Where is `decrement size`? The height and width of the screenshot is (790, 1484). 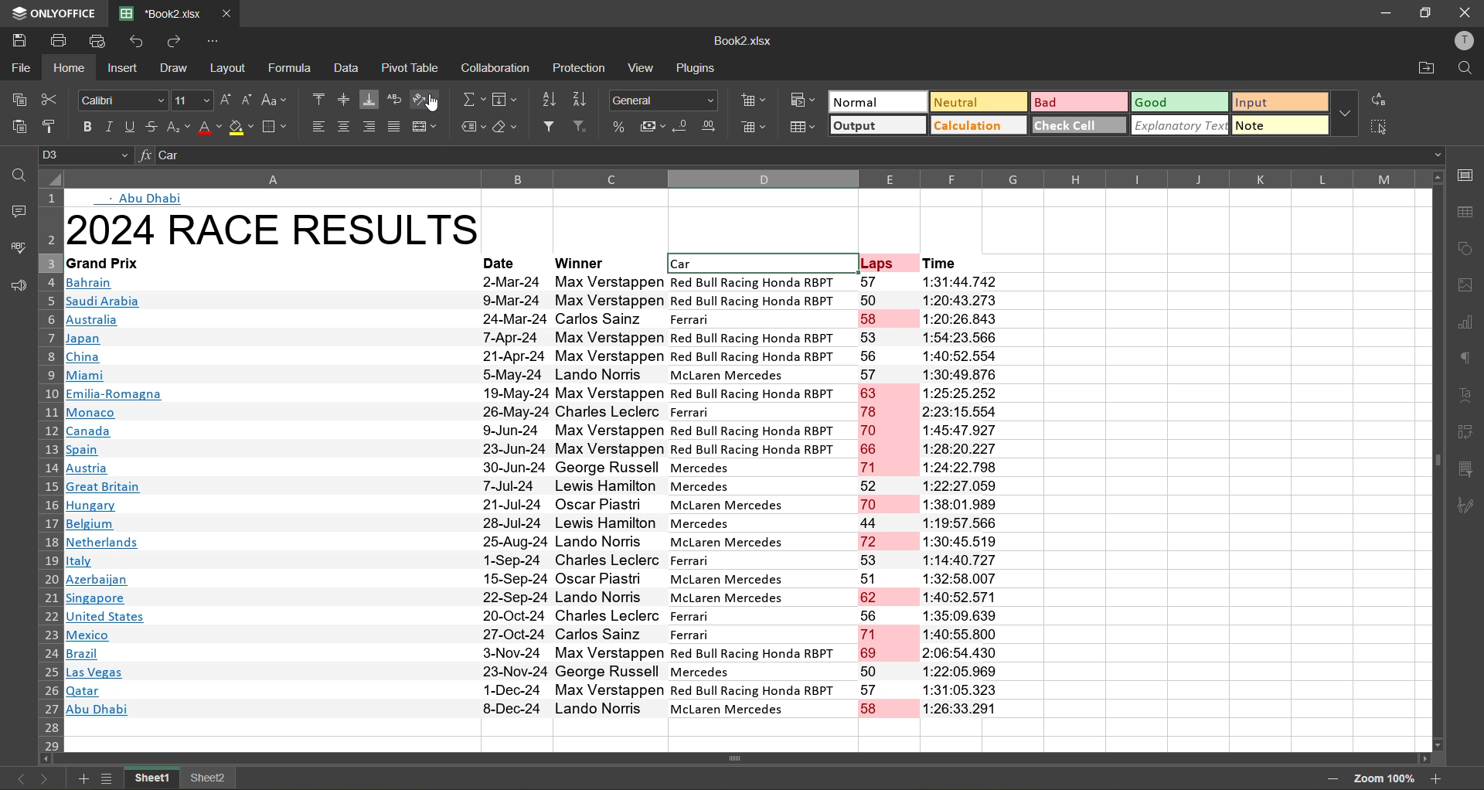 decrement size is located at coordinates (247, 98).